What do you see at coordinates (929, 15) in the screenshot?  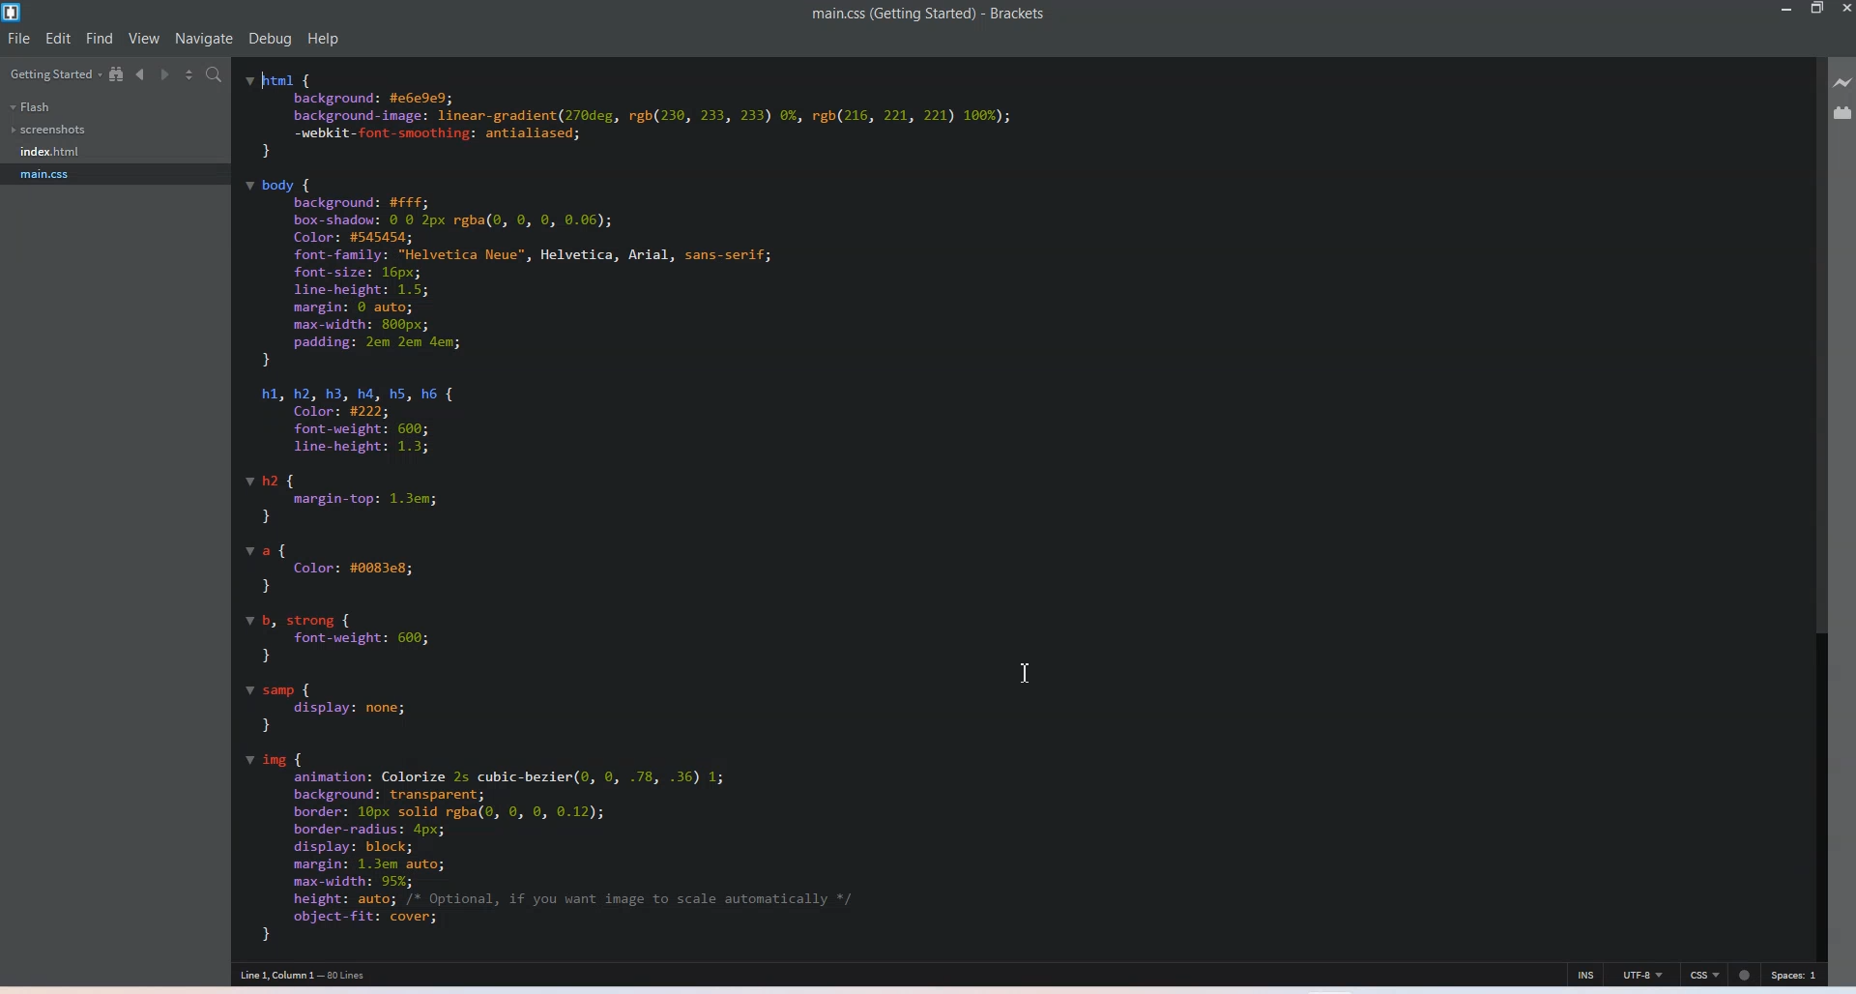 I see `Text 1` at bounding box center [929, 15].